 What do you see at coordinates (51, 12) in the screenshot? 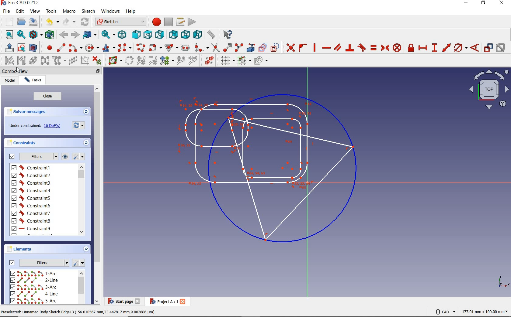
I see `tools` at bounding box center [51, 12].